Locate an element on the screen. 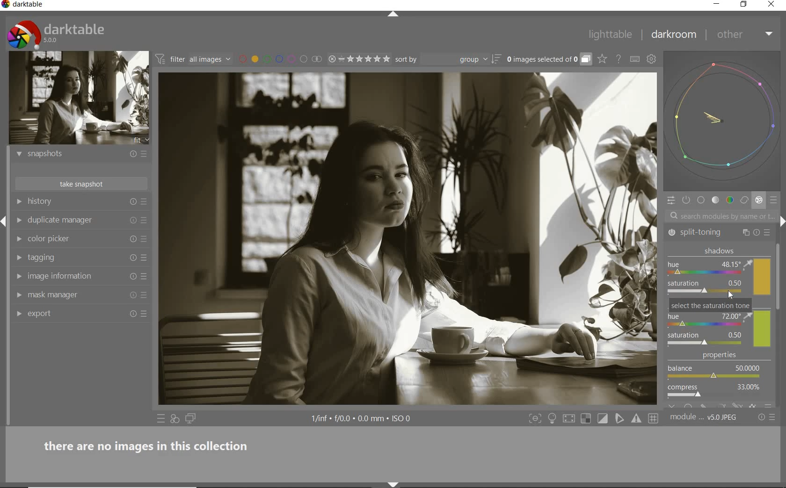 Image resolution: width=786 pixels, height=488 pixels. shadows is located at coordinates (718, 272).